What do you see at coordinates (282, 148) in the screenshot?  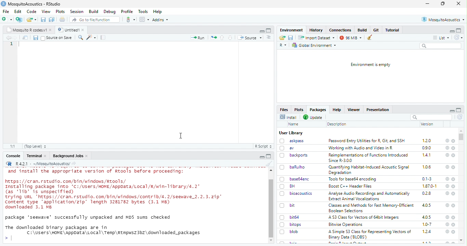 I see `checkbox` at bounding box center [282, 148].